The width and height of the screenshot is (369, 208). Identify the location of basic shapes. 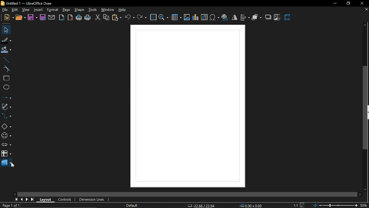
(7, 127).